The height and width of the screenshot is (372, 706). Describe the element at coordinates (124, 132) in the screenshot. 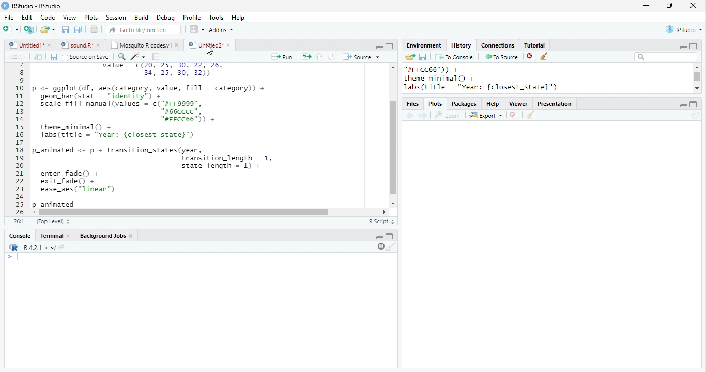

I see `theme_minimal() +labs(title = “Year: {closest_state}”)` at that location.